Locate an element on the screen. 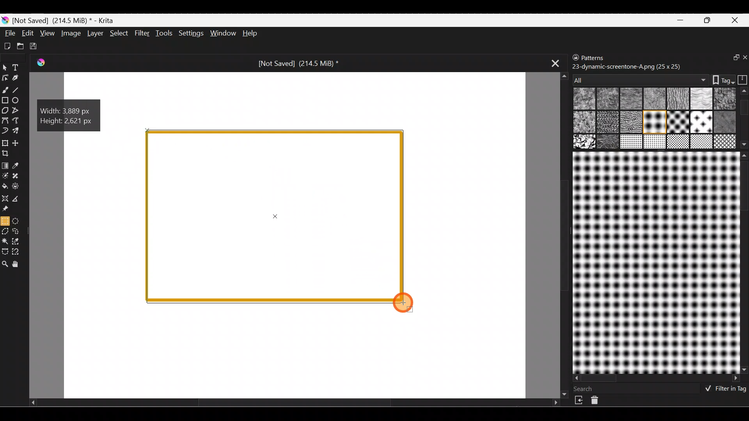 The height and width of the screenshot is (421, 749). Close is located at coordinates (737, 19).